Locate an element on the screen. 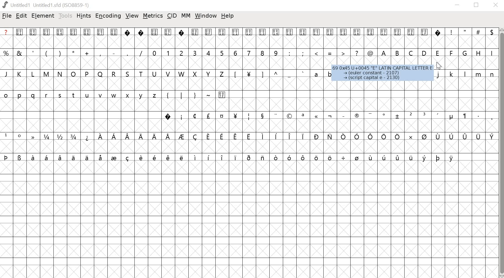 This screenshot has height=278, width=504. restore down is located at coordinates (476, 5).